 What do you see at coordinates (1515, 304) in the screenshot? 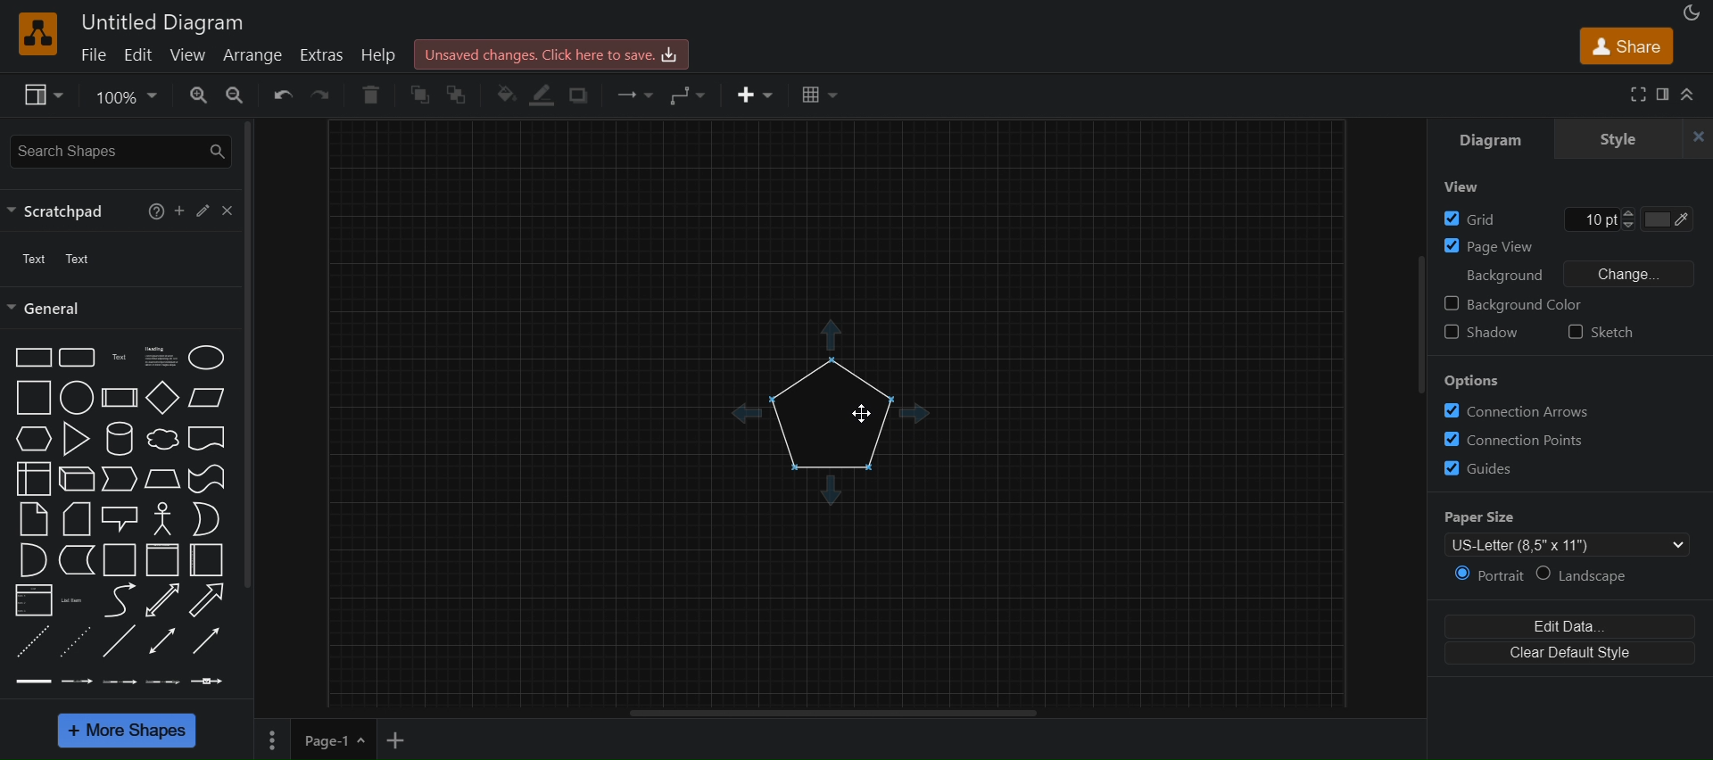
I see `Background colour toggle` at bounding box center [1515, 304].